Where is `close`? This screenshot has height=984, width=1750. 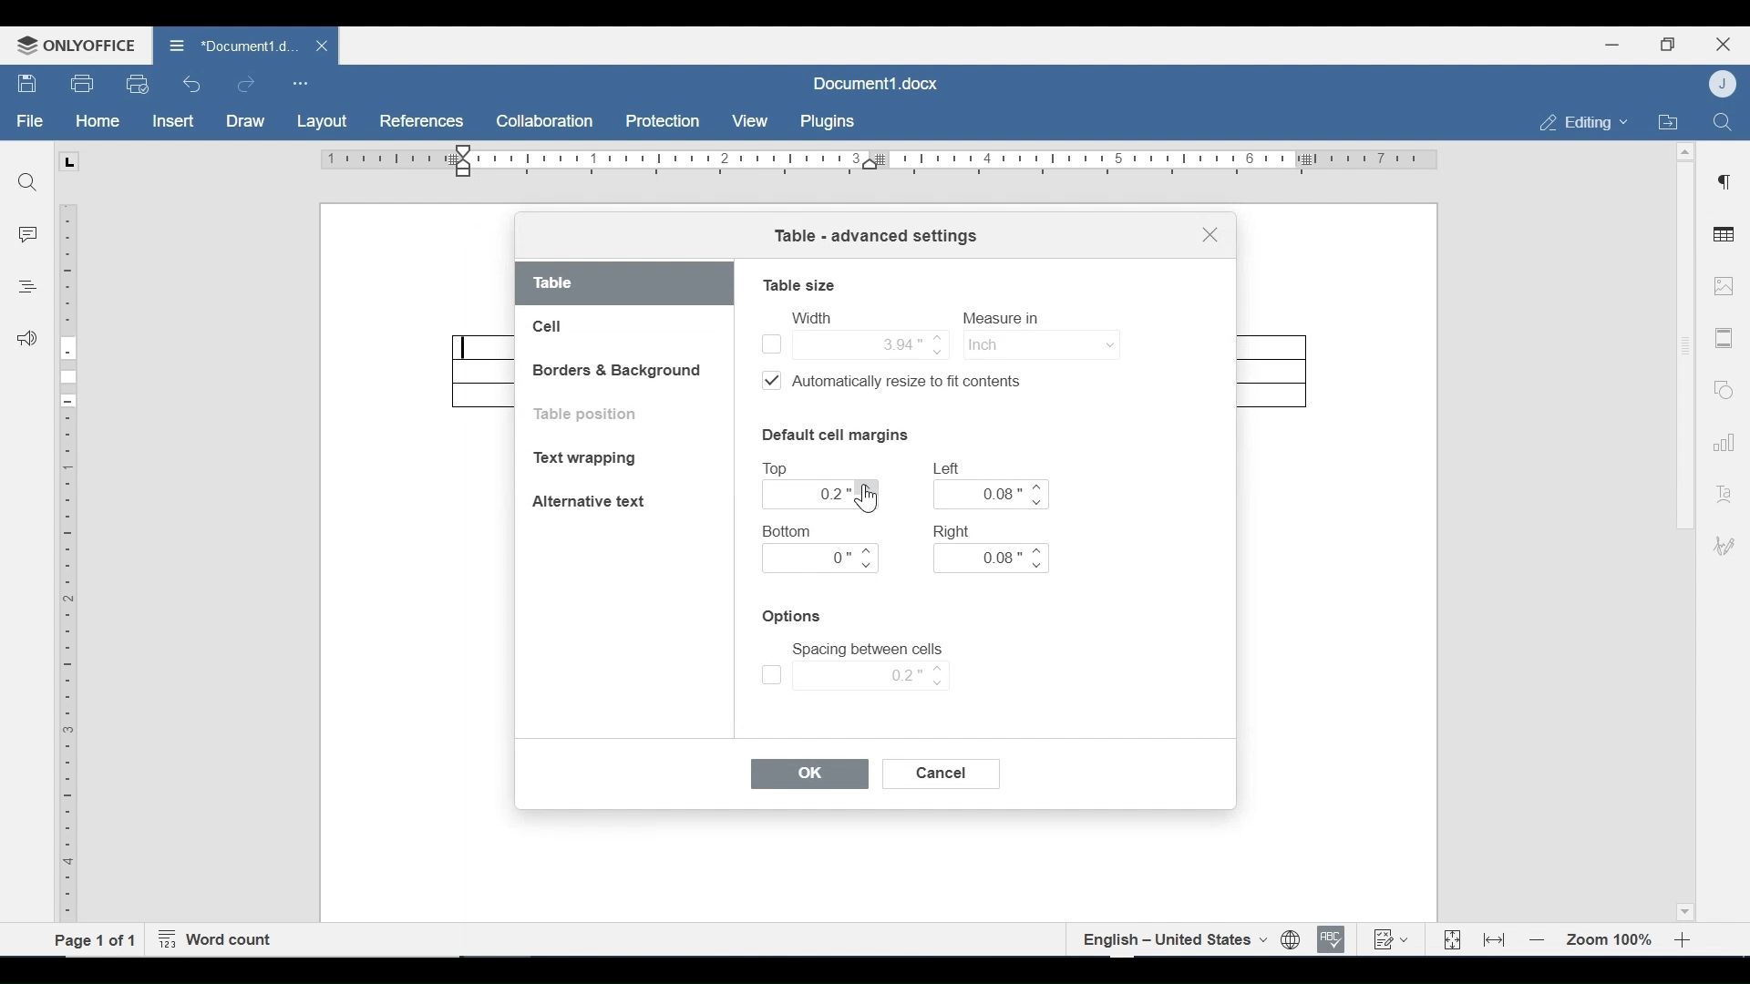
close is located at coordinates (324, 45).